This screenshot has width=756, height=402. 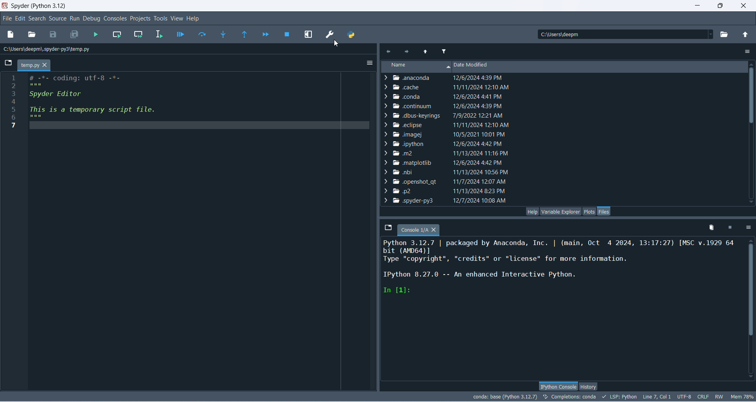 What do you see at coordinates (745, 5) in the screenshot?
I see `close` at bounding box center [745, 5].